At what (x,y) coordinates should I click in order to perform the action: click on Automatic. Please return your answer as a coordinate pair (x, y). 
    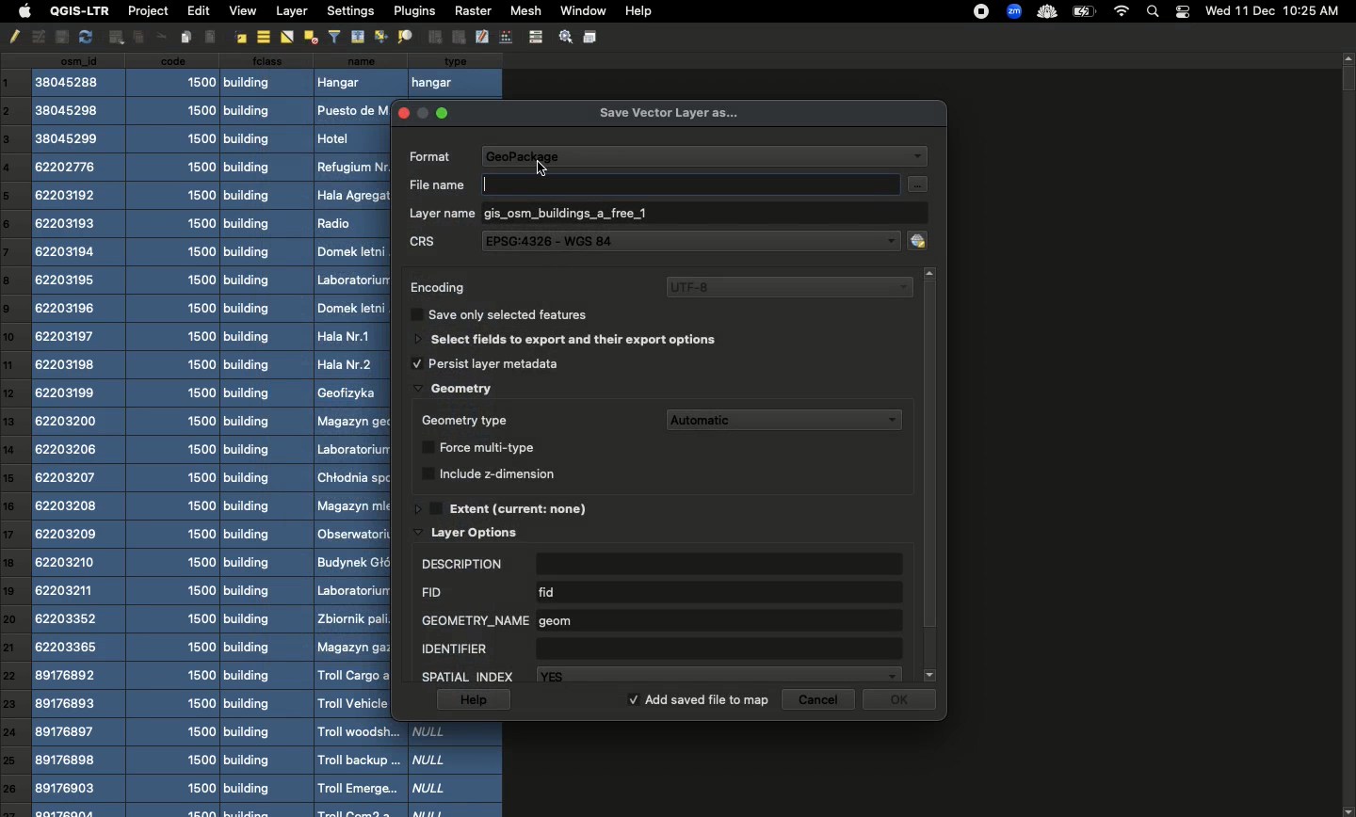
    Looking at the image, I should click on (785, 419).